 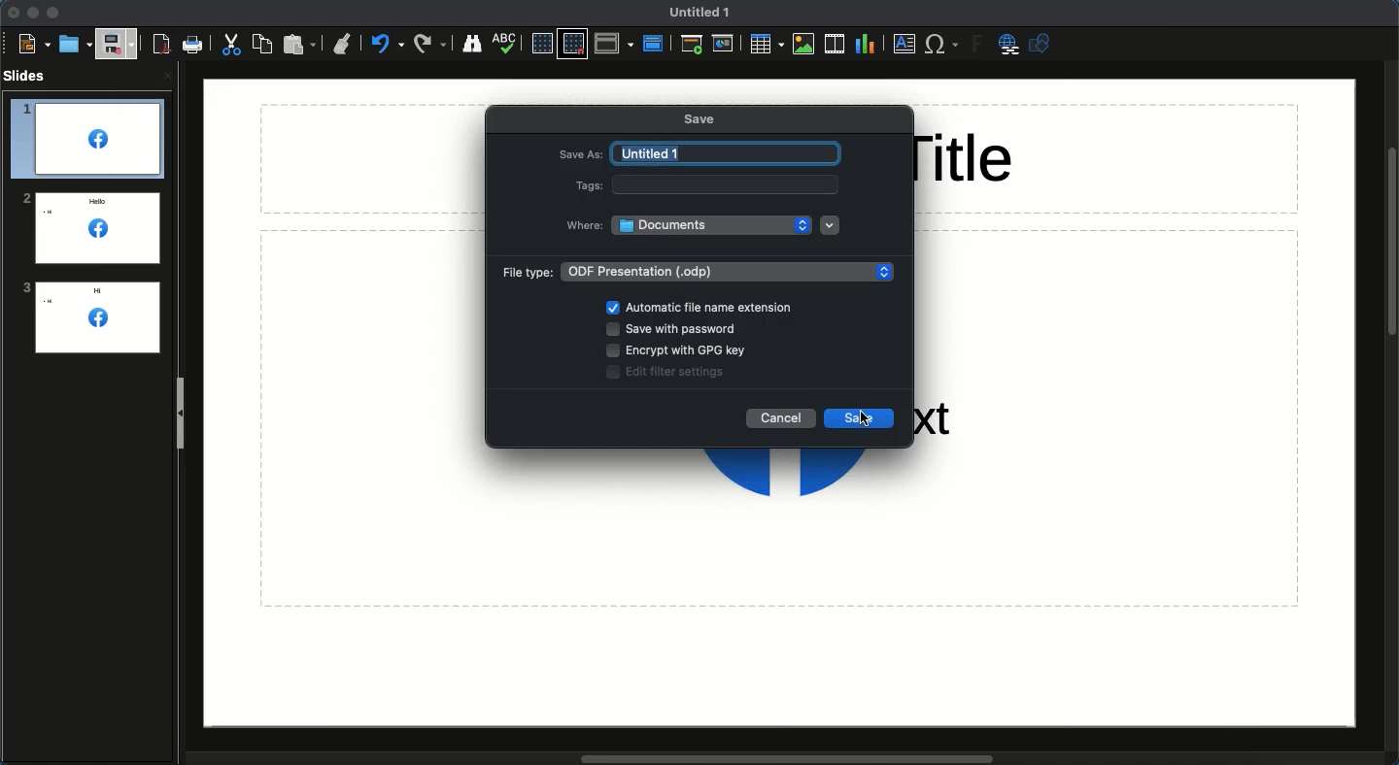 I want to click on Textbox, so click(x=903, y=45).